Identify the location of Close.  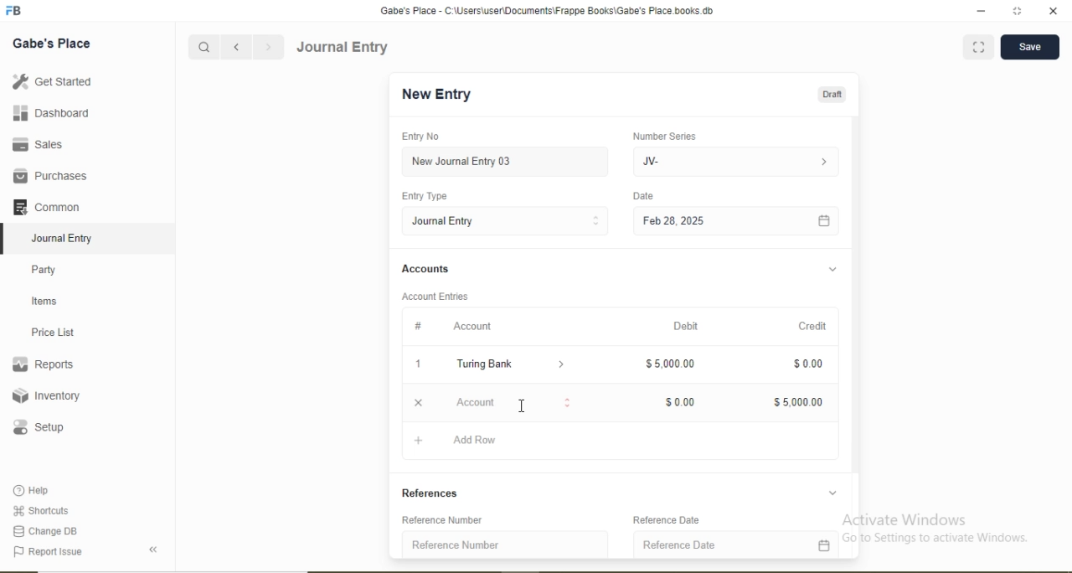
(419, 403).